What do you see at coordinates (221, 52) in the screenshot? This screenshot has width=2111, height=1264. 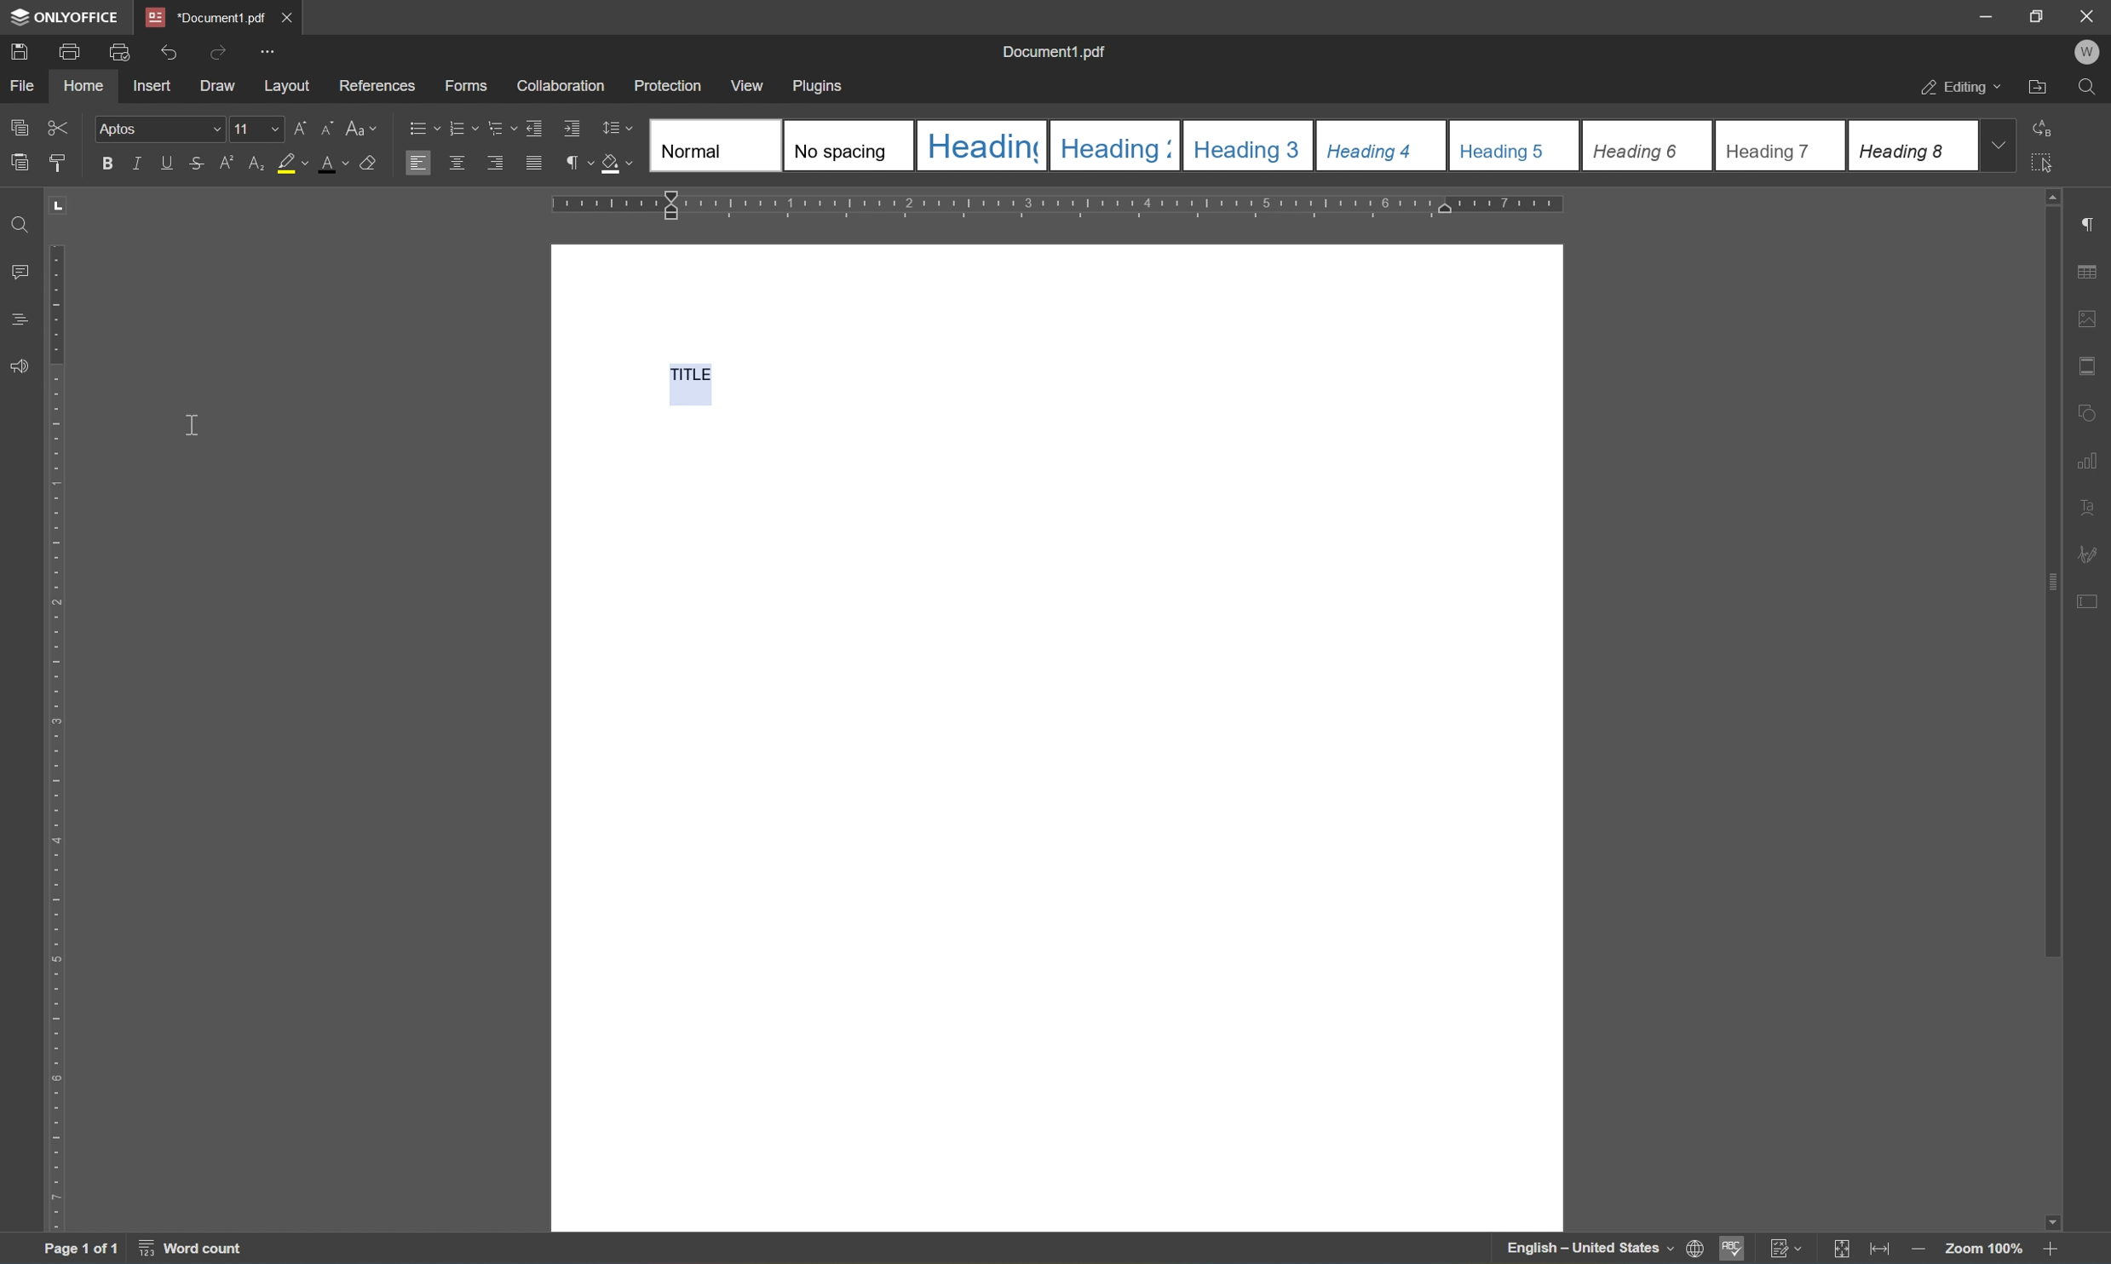 I see `redo` at bounding box center [221, 52].